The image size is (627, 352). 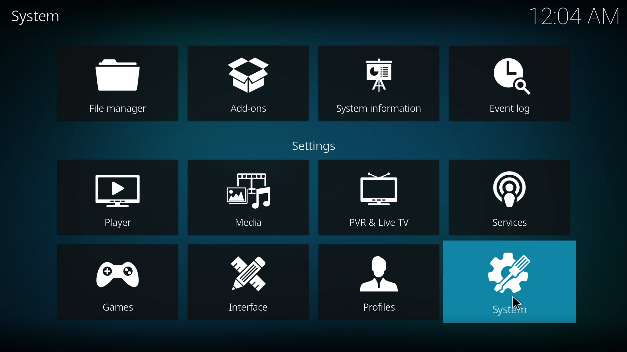 I want to click on profiles, so click(x=379, y=282).